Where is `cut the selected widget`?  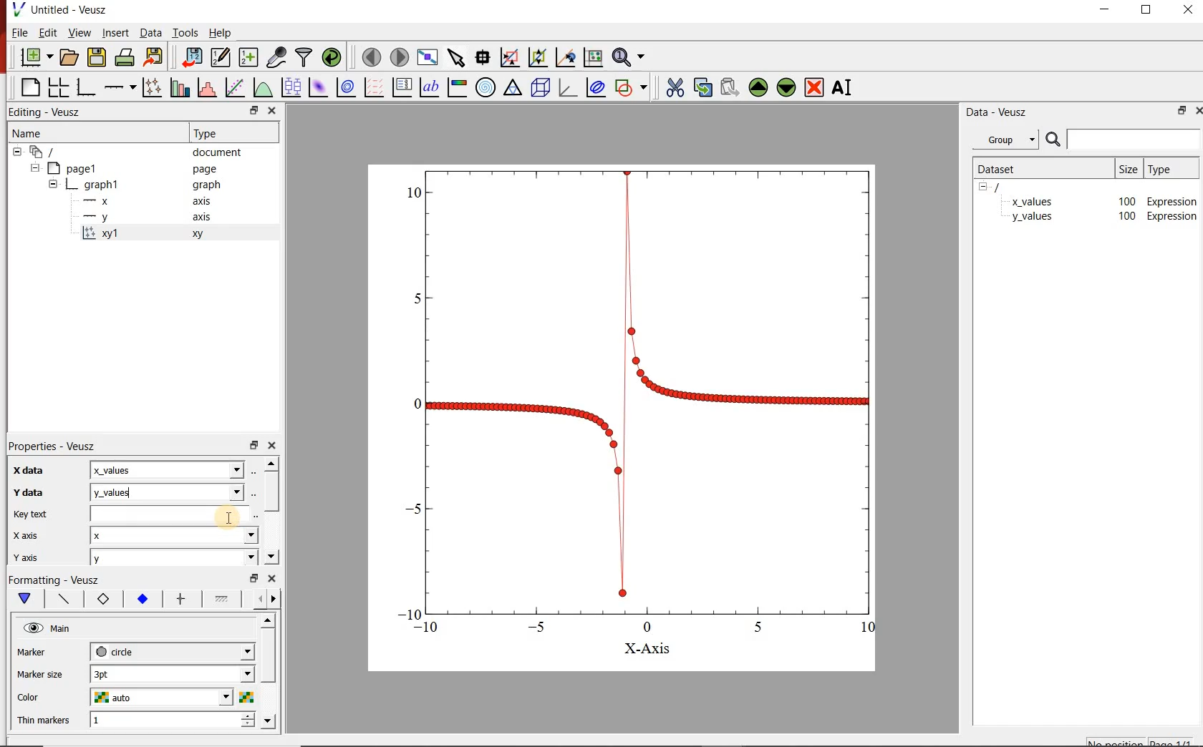
cut the selected widget is located at coordinates (676, 89).